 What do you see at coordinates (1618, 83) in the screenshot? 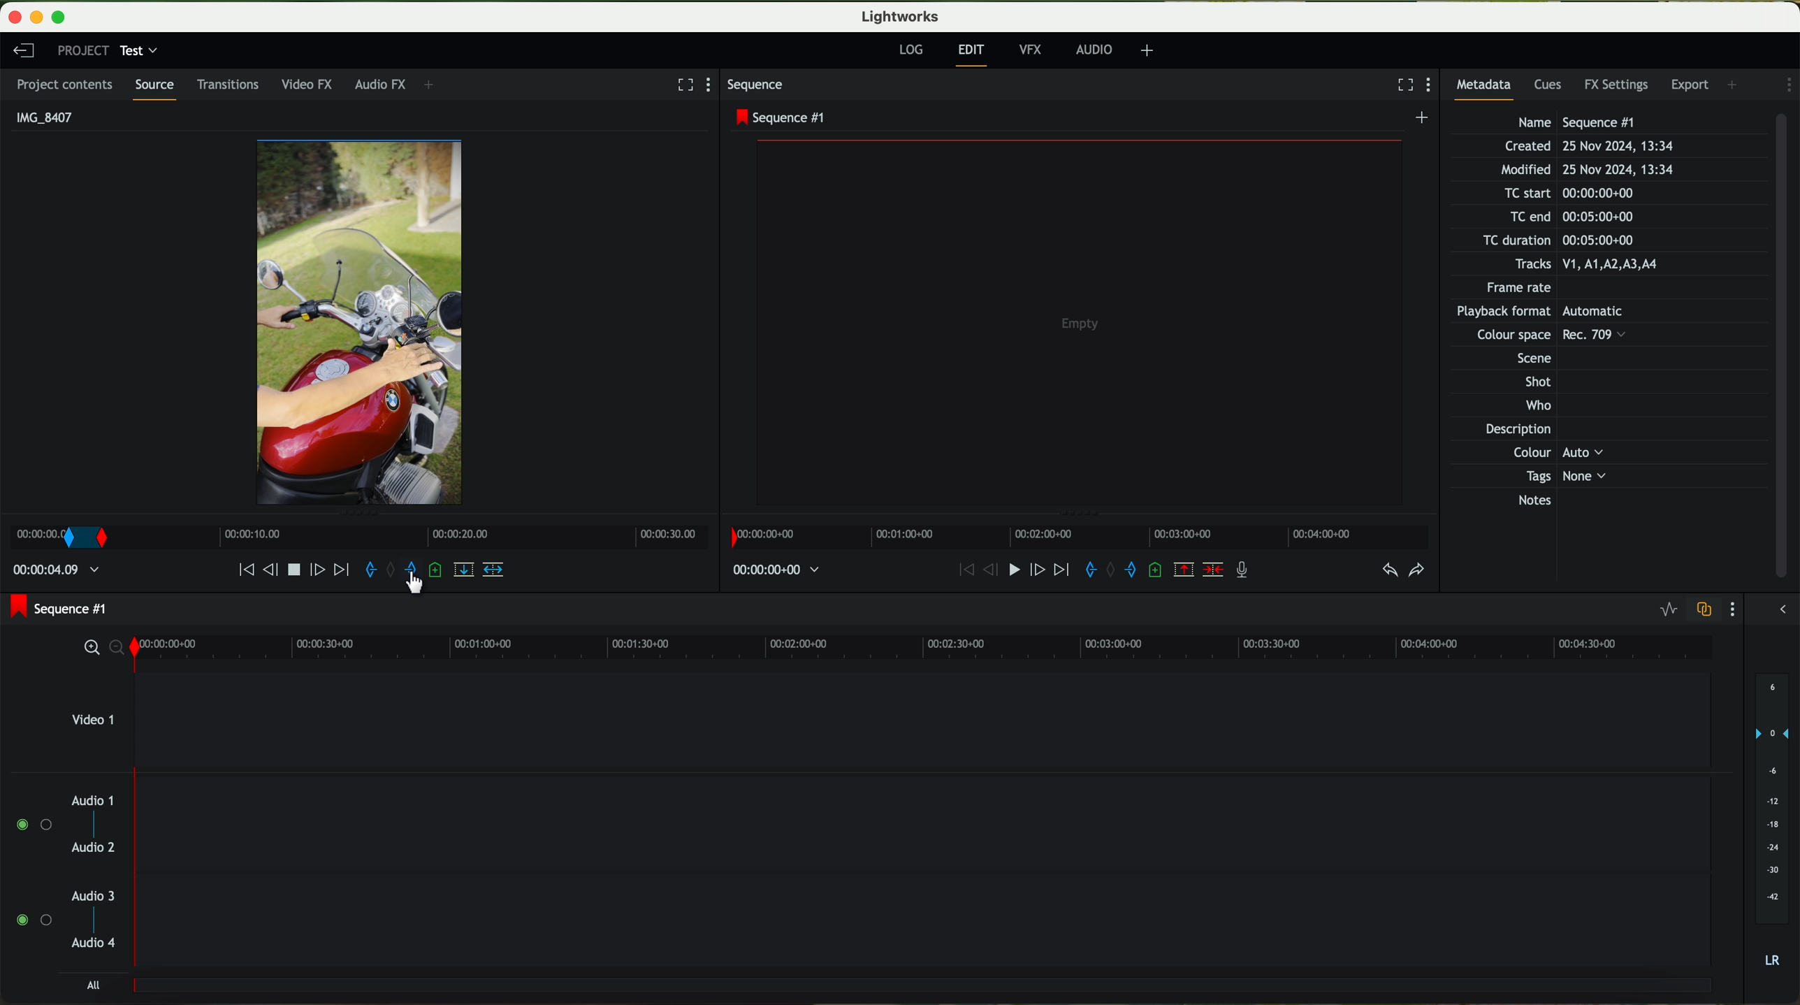
I see `FX settings` at bounding box center [1618, 83].